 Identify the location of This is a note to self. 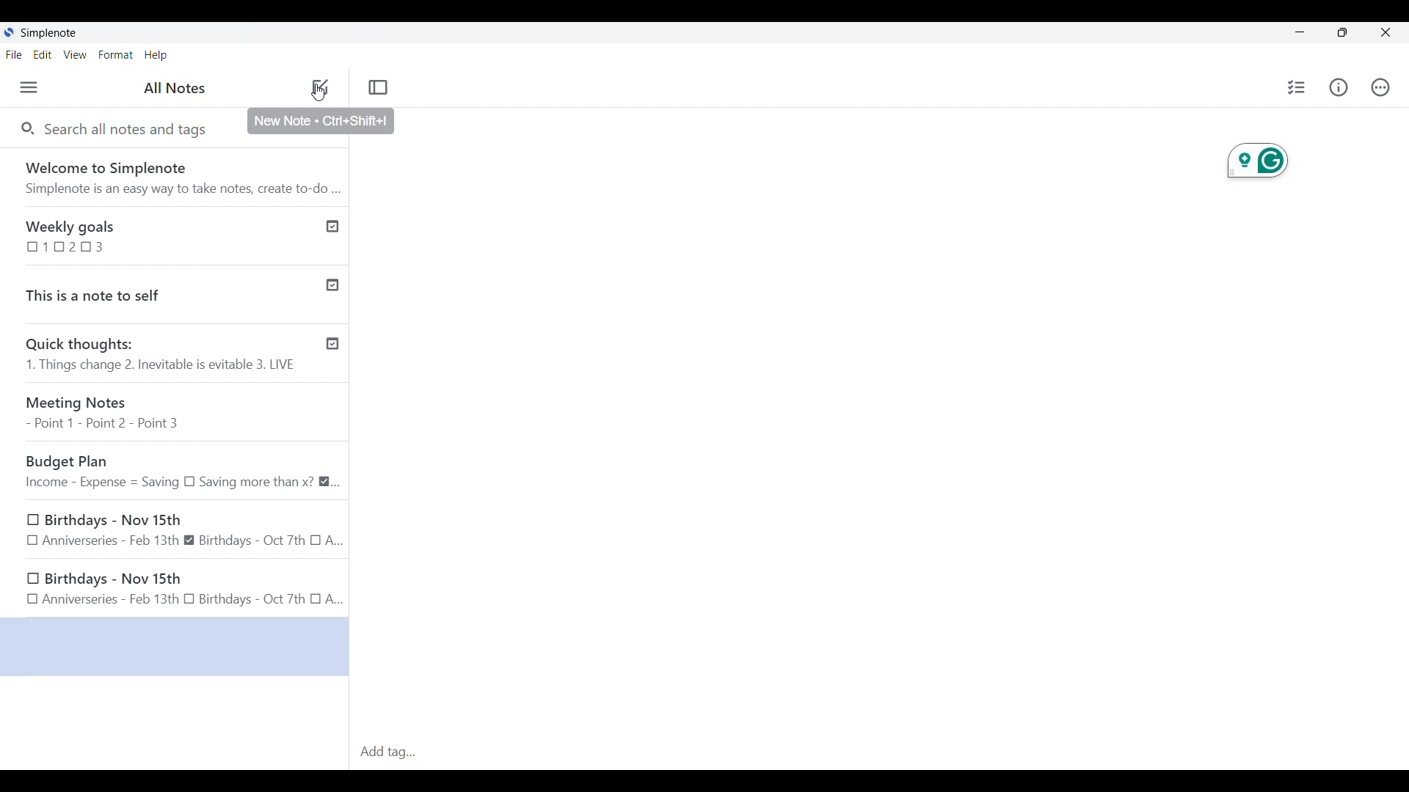
(156, 292).